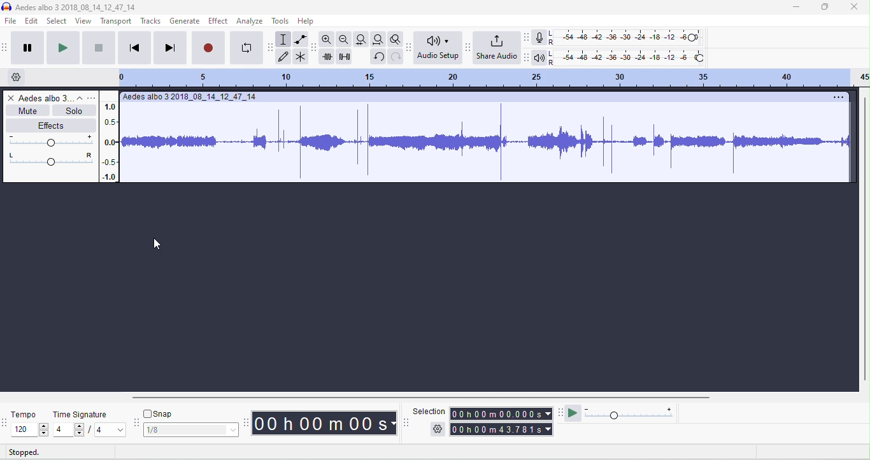 The image size is (870, 460). What do you see at coordinates (184, 21) in the screenshot?
I see `generate` at bounding box center [184, 21].